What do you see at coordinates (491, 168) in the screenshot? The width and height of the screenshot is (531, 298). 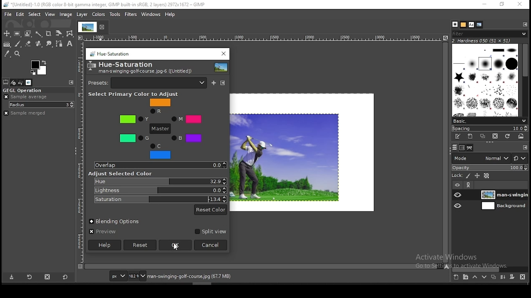 I see `opacity` at bounding box center [491, 168].